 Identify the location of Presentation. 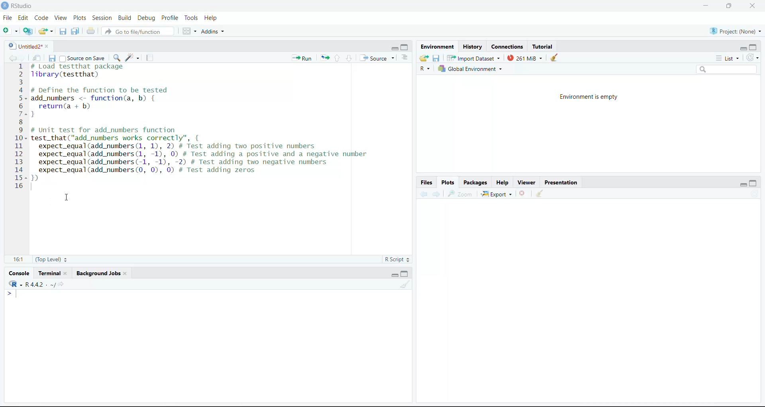
(561, 182).